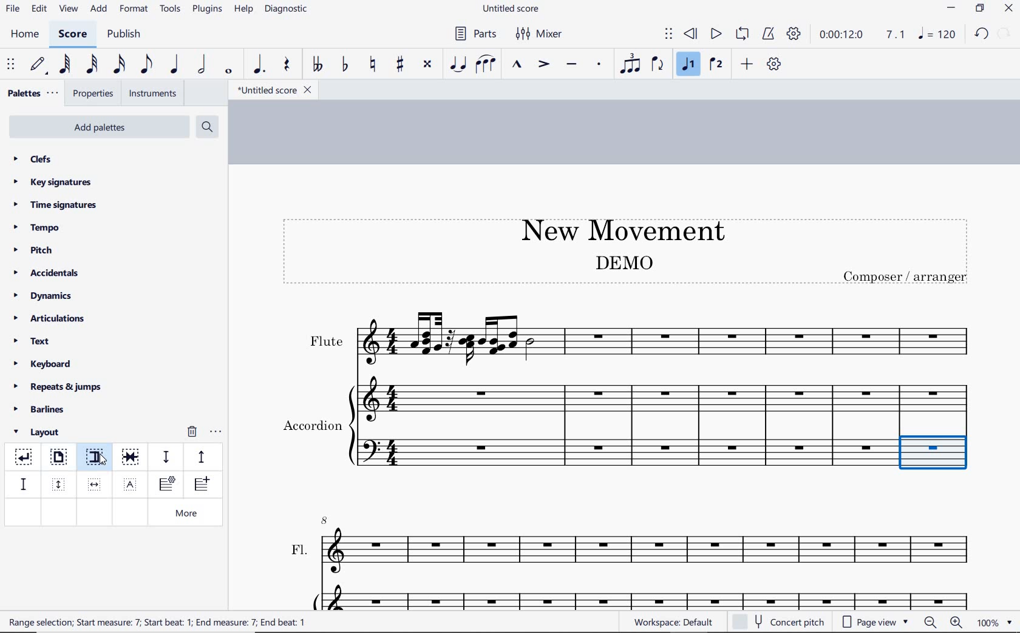 Image resolution: width=1020 pixels, height=633 pixels. Describe the element at coordinates (216, 430) in the screenshot. I see `options` at that location.